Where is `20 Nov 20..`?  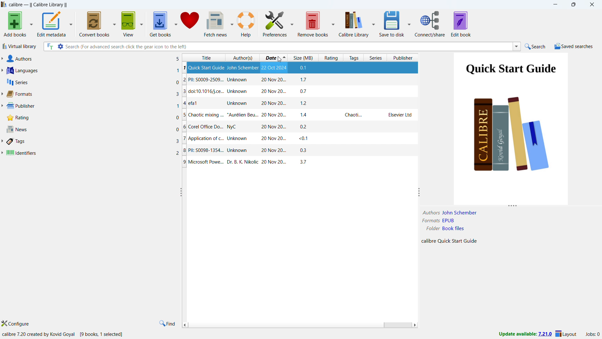
20 Nov 20.. is located at coordinates (272, 116).